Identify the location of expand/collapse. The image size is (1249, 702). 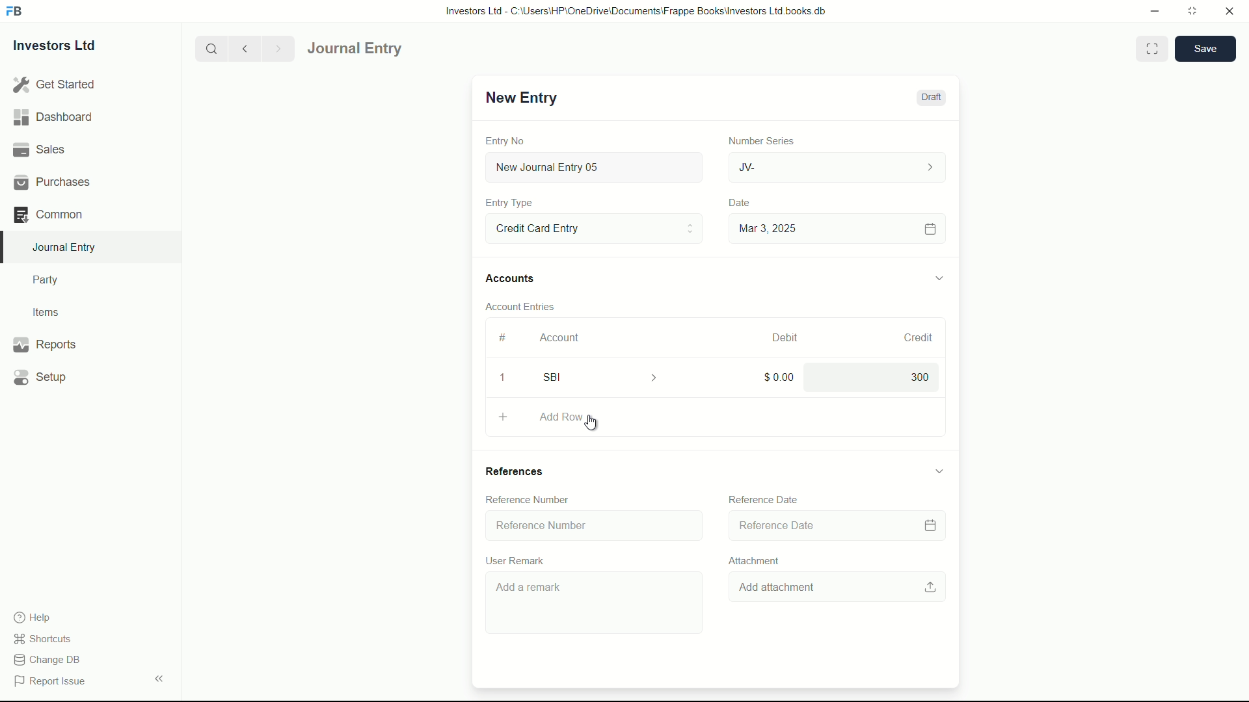
(939, 471).